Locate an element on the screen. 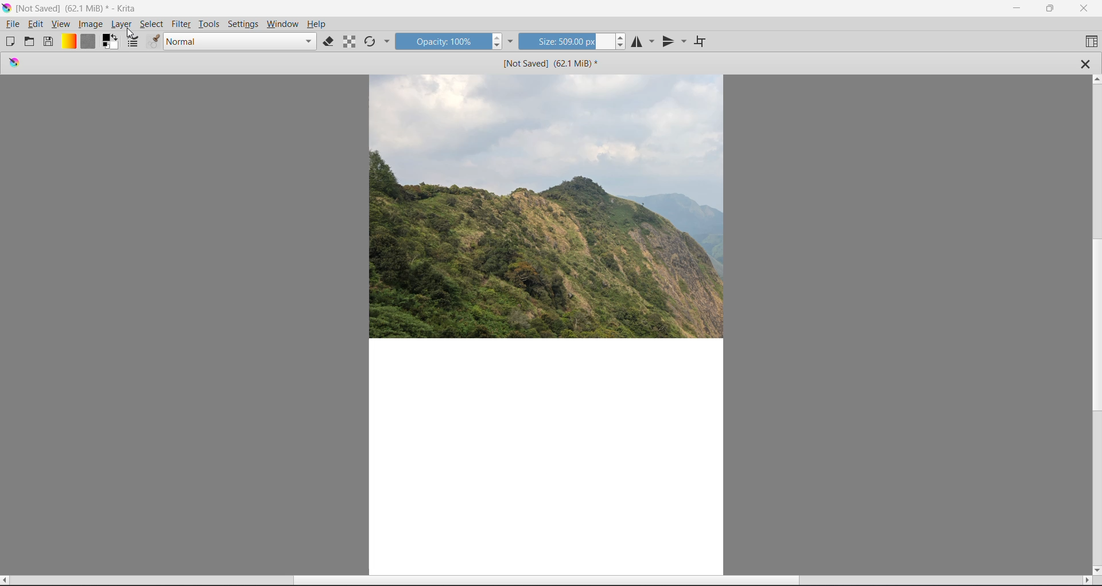 Image resolution: width=1102 pixels, height=586 pixels. Settings is located at coordinates (243, 24).